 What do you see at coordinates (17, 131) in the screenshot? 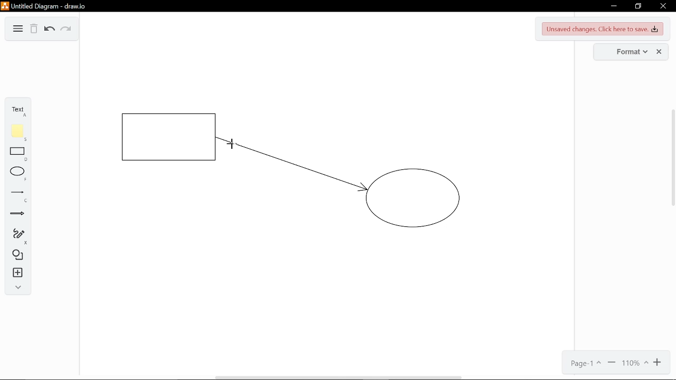
I see `Note` at bounding box center [17, 131].